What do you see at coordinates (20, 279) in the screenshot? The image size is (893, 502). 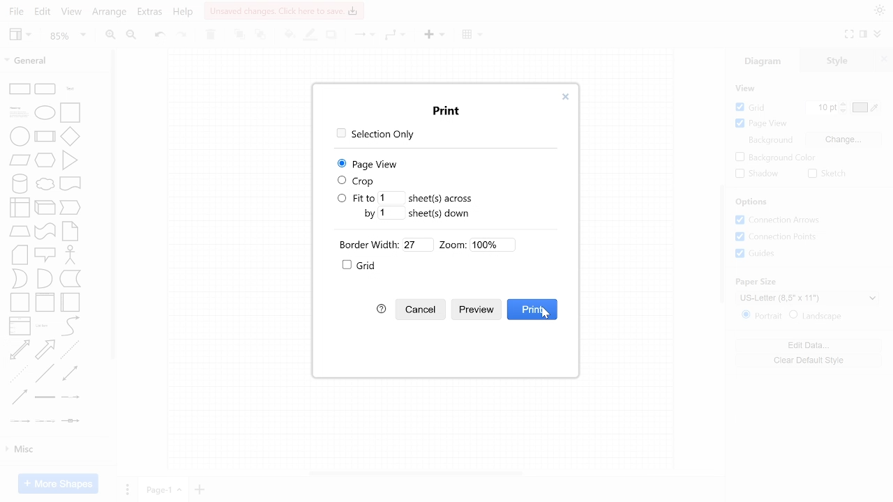 I see `Or` at bounding box center [20, 279].